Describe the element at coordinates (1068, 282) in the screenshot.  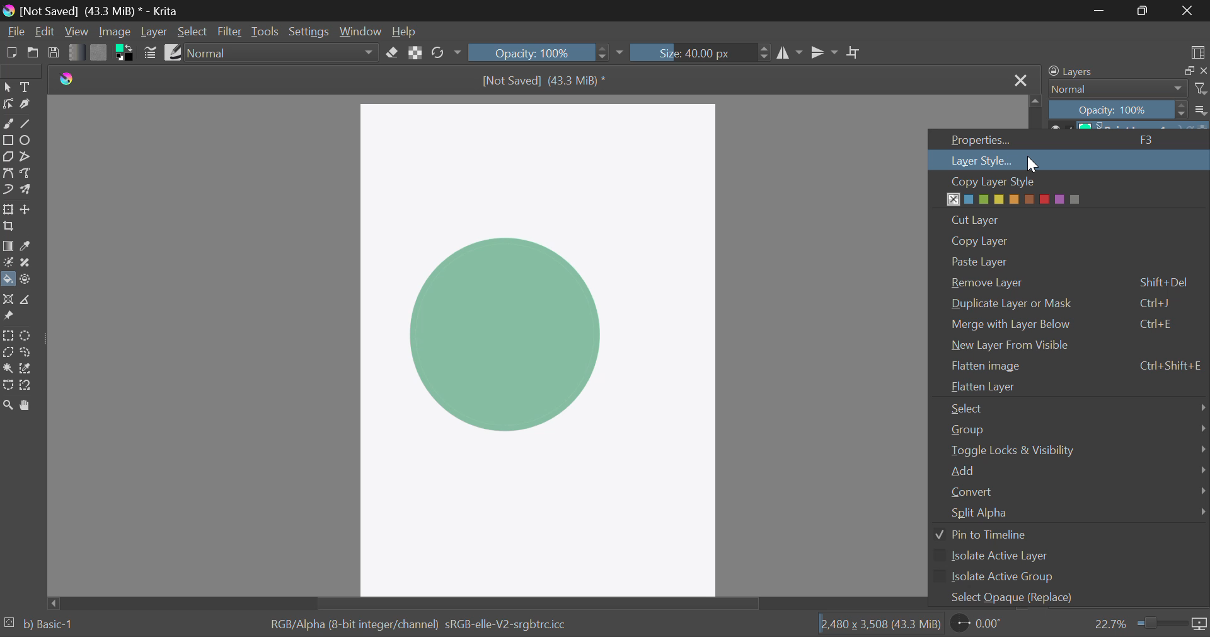
I see `Remove Layer` at that location.